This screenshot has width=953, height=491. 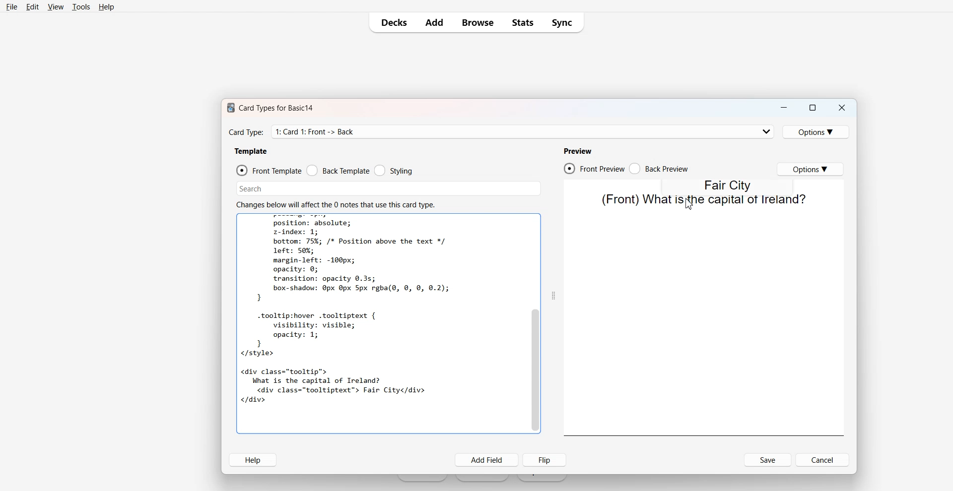 I want to click on Text, so click(x=380, y=324).